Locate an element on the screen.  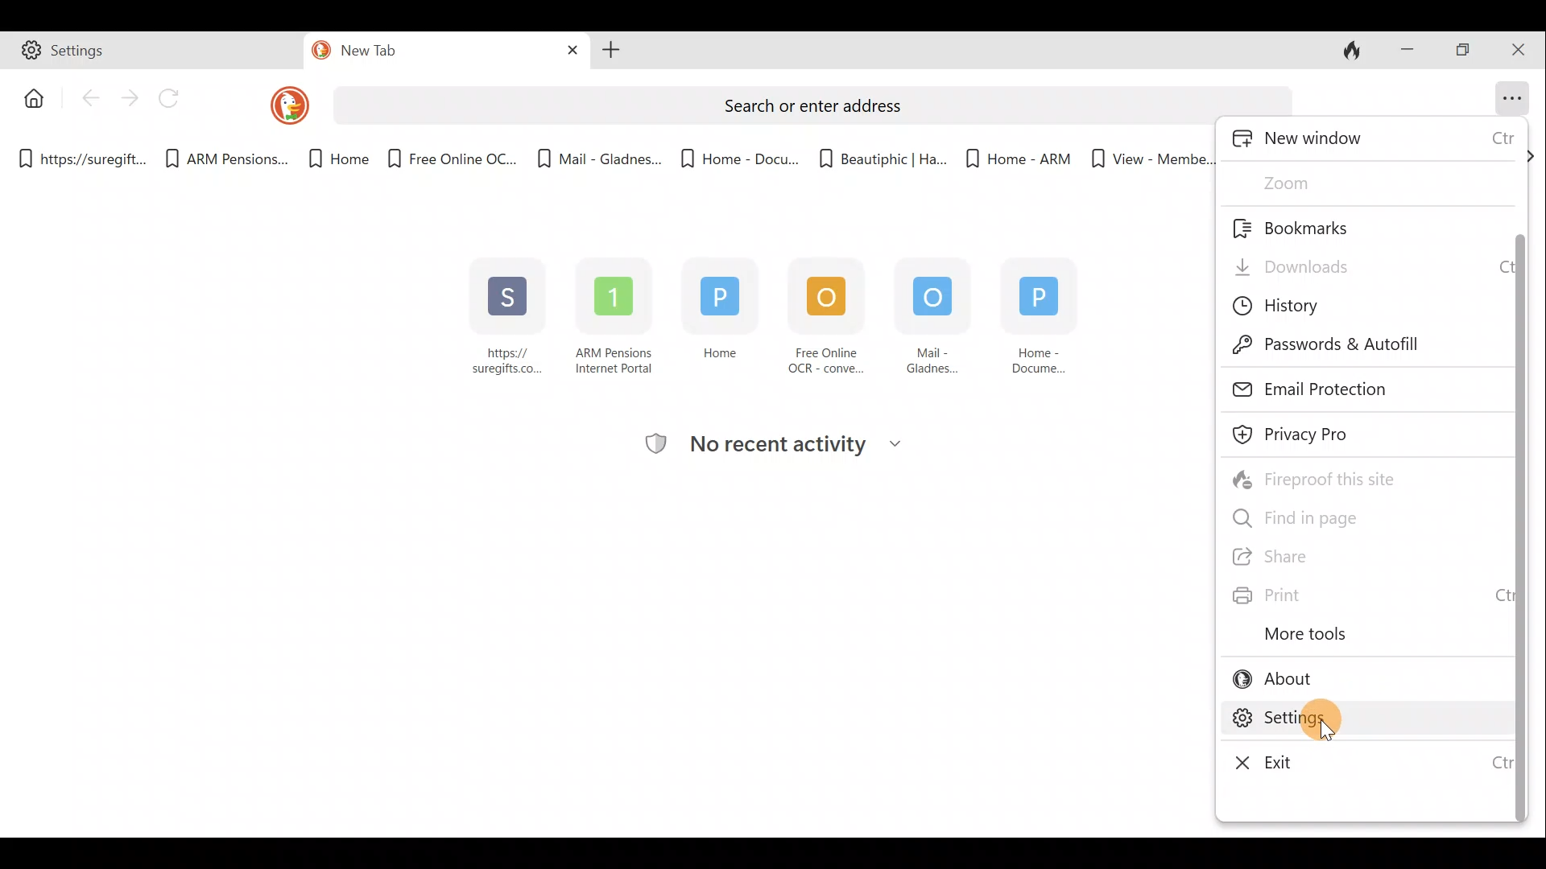
More tools is located at coordinates (1300, 639).